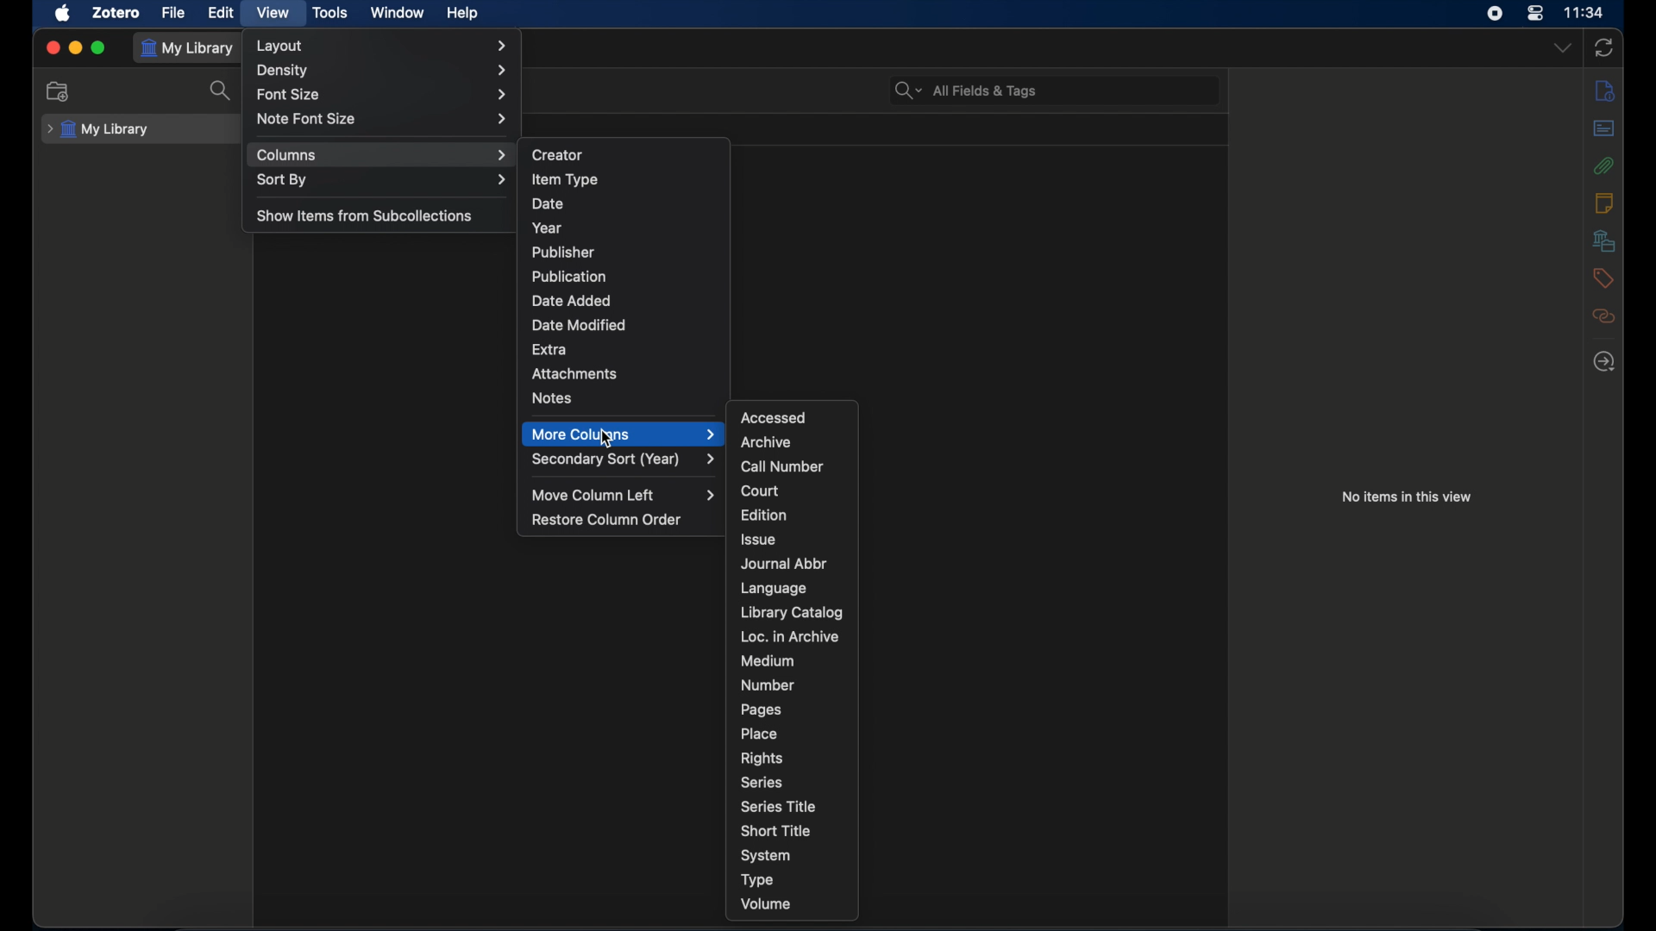 This screenshot has width=1656, height=931. Describe the element at coordinates (623, 459) in the screenshot. I see `secondary sort` at that location.